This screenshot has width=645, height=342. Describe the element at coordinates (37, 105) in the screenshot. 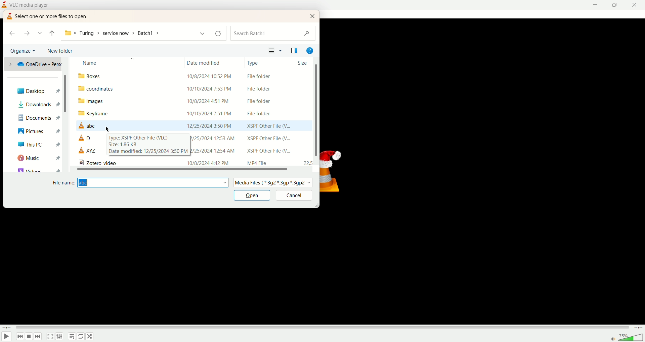

I see `downloads` at that location.